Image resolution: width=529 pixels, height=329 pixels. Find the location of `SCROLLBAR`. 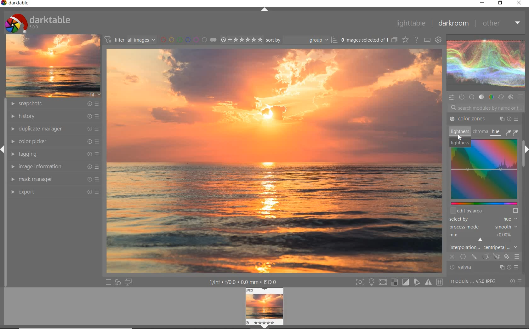

SCROLLBAR is located at coordinates (525, 128).